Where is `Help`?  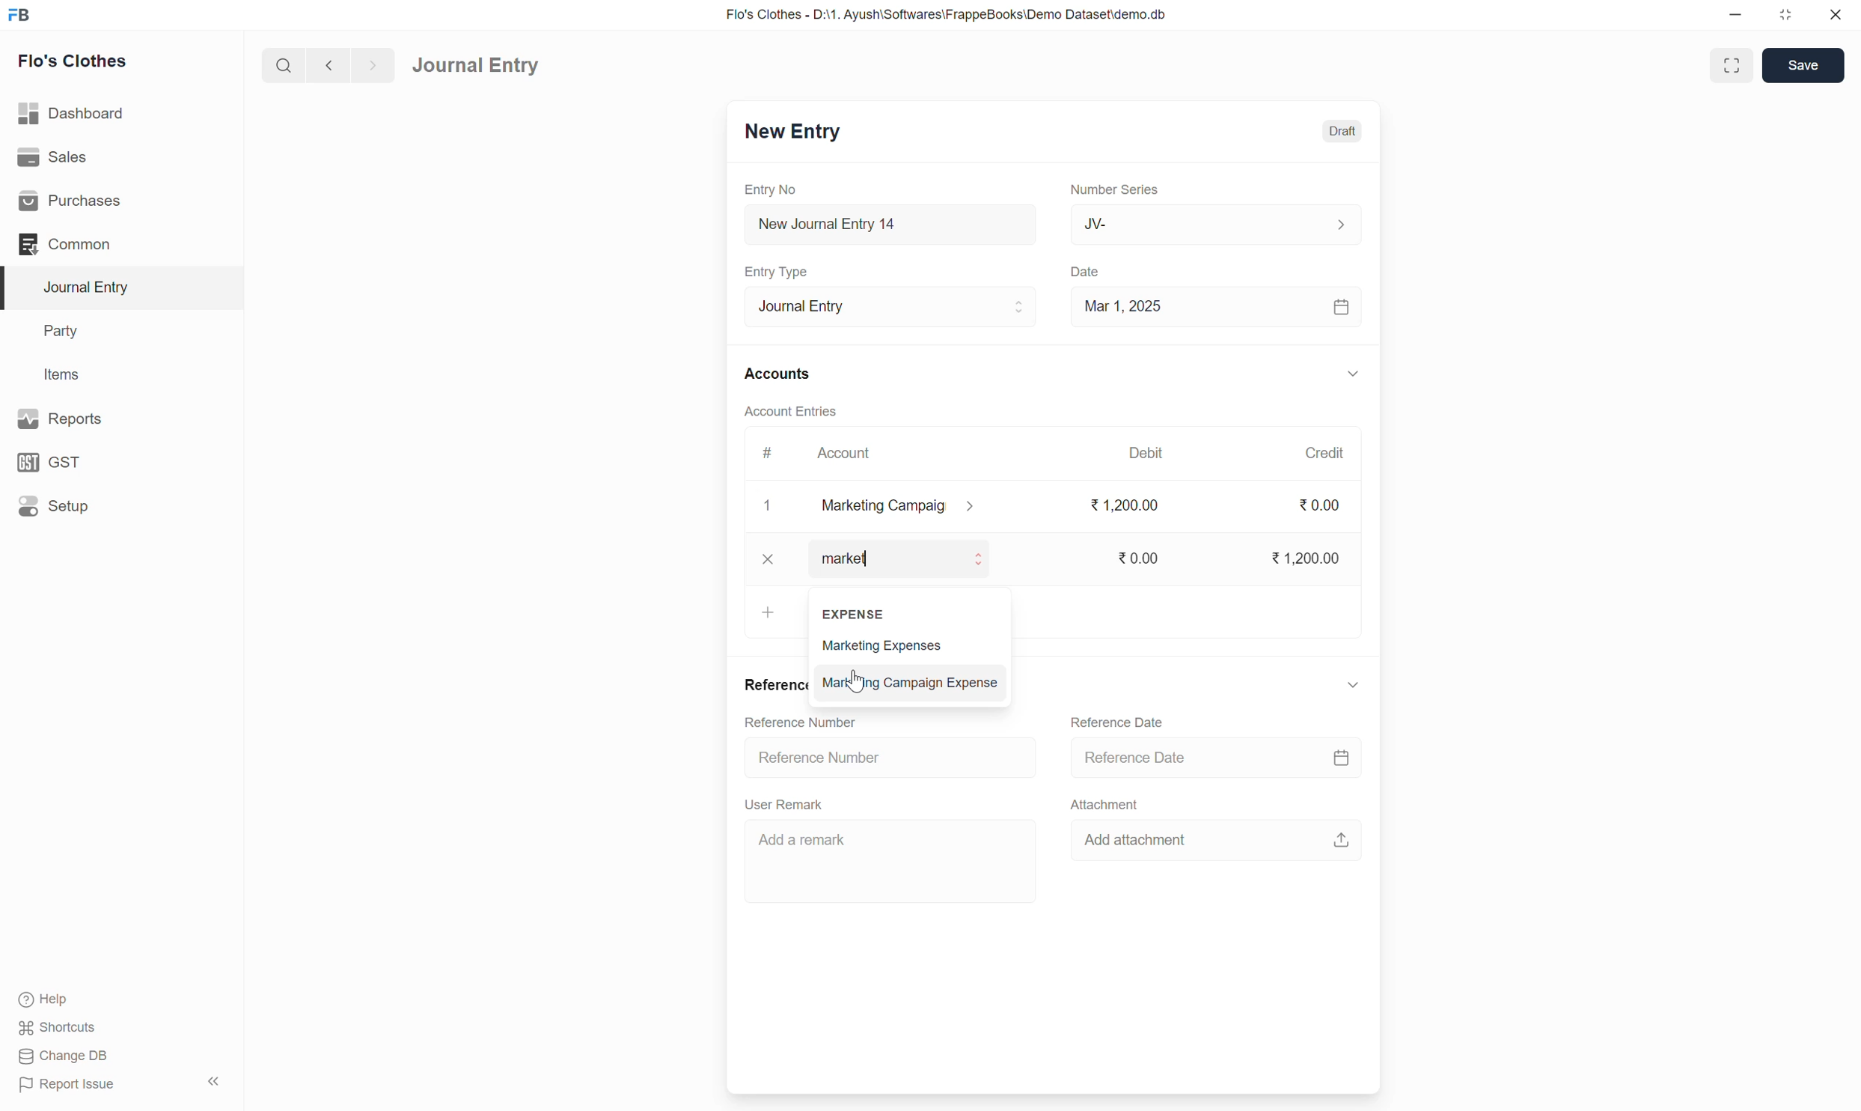
Help is located at coordinates (47, 1000).